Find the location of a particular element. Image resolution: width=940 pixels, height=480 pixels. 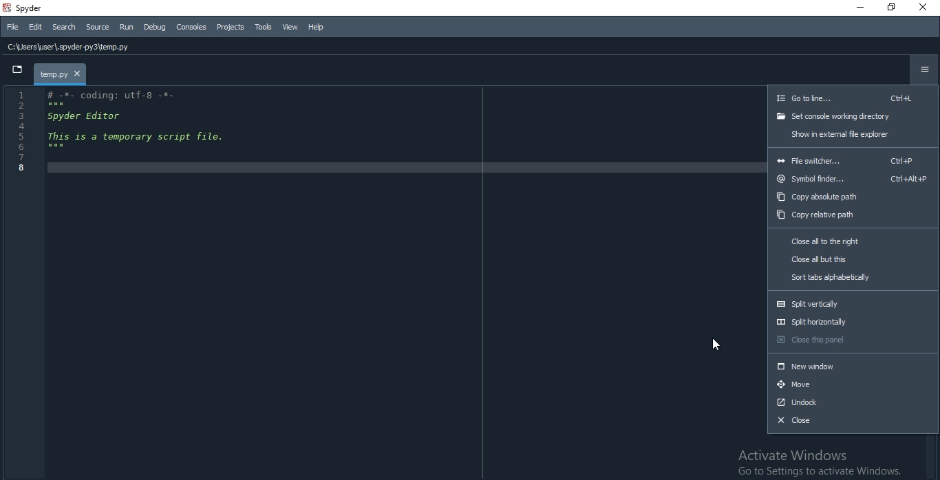

Close is located at coordinates (925, 7).